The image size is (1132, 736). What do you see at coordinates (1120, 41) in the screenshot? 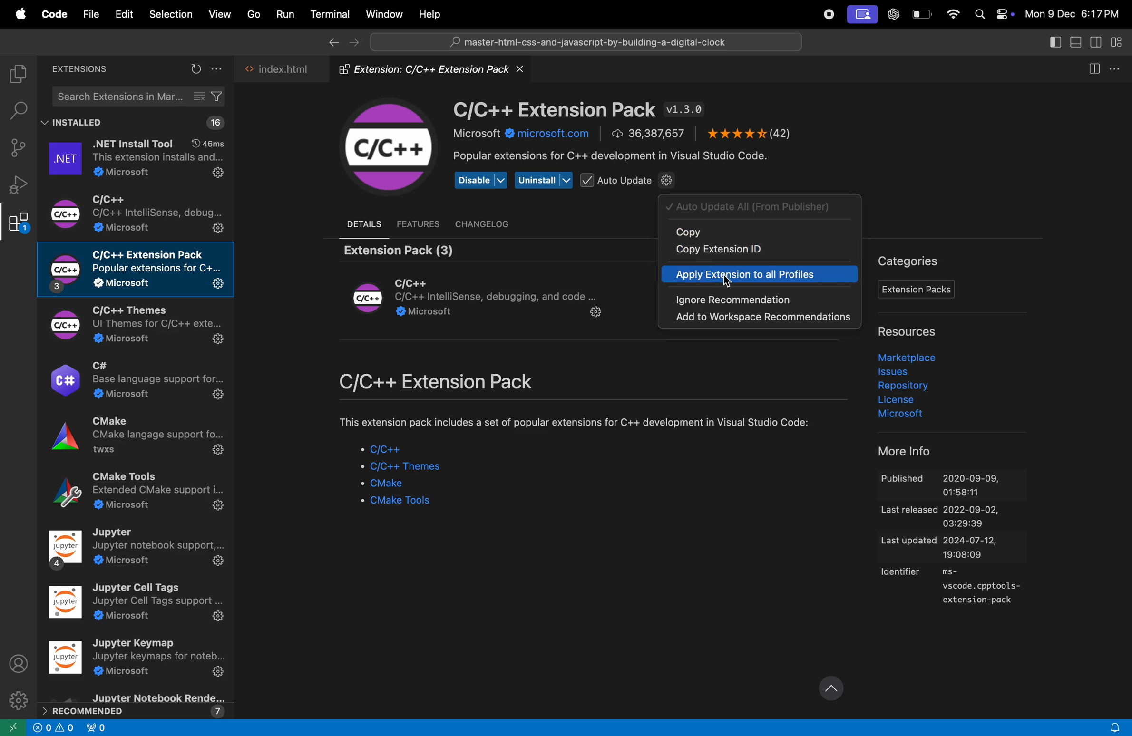
I see `customize layout` at bounding box center [1120, 41].